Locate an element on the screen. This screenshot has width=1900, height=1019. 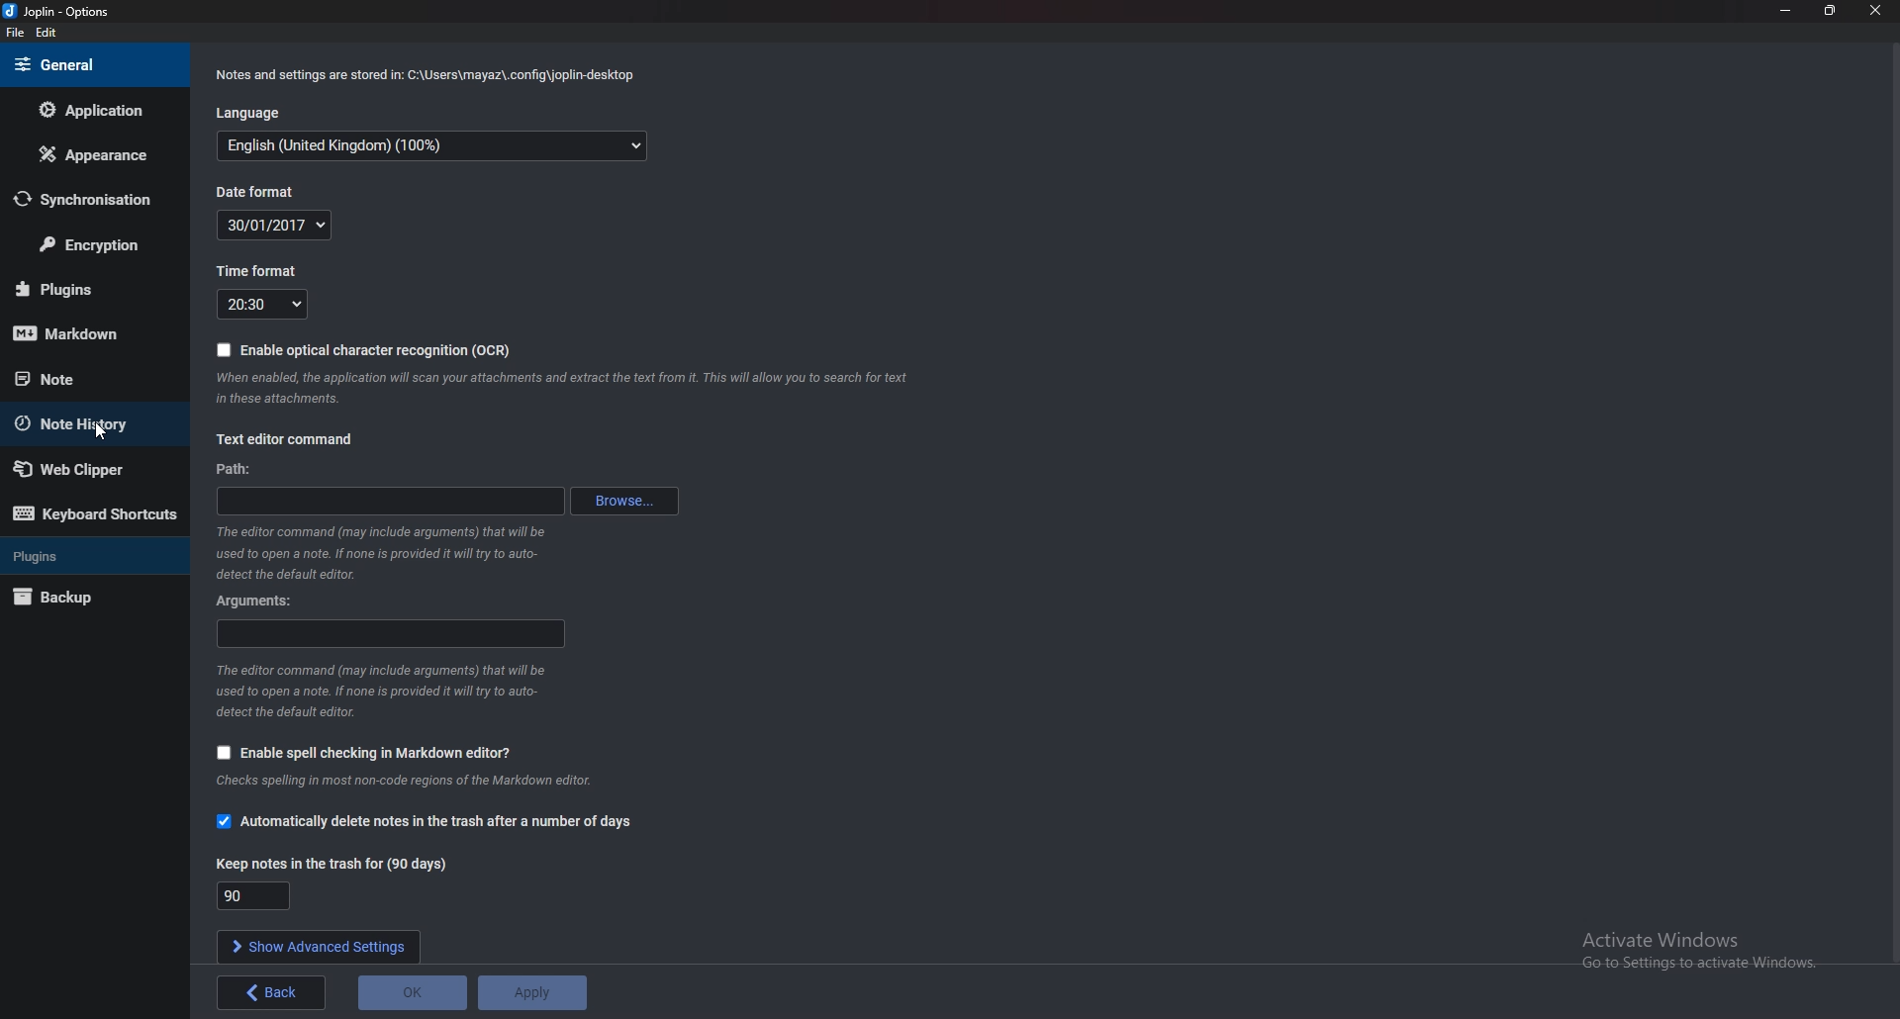
back is located at coordinates (272, 993).